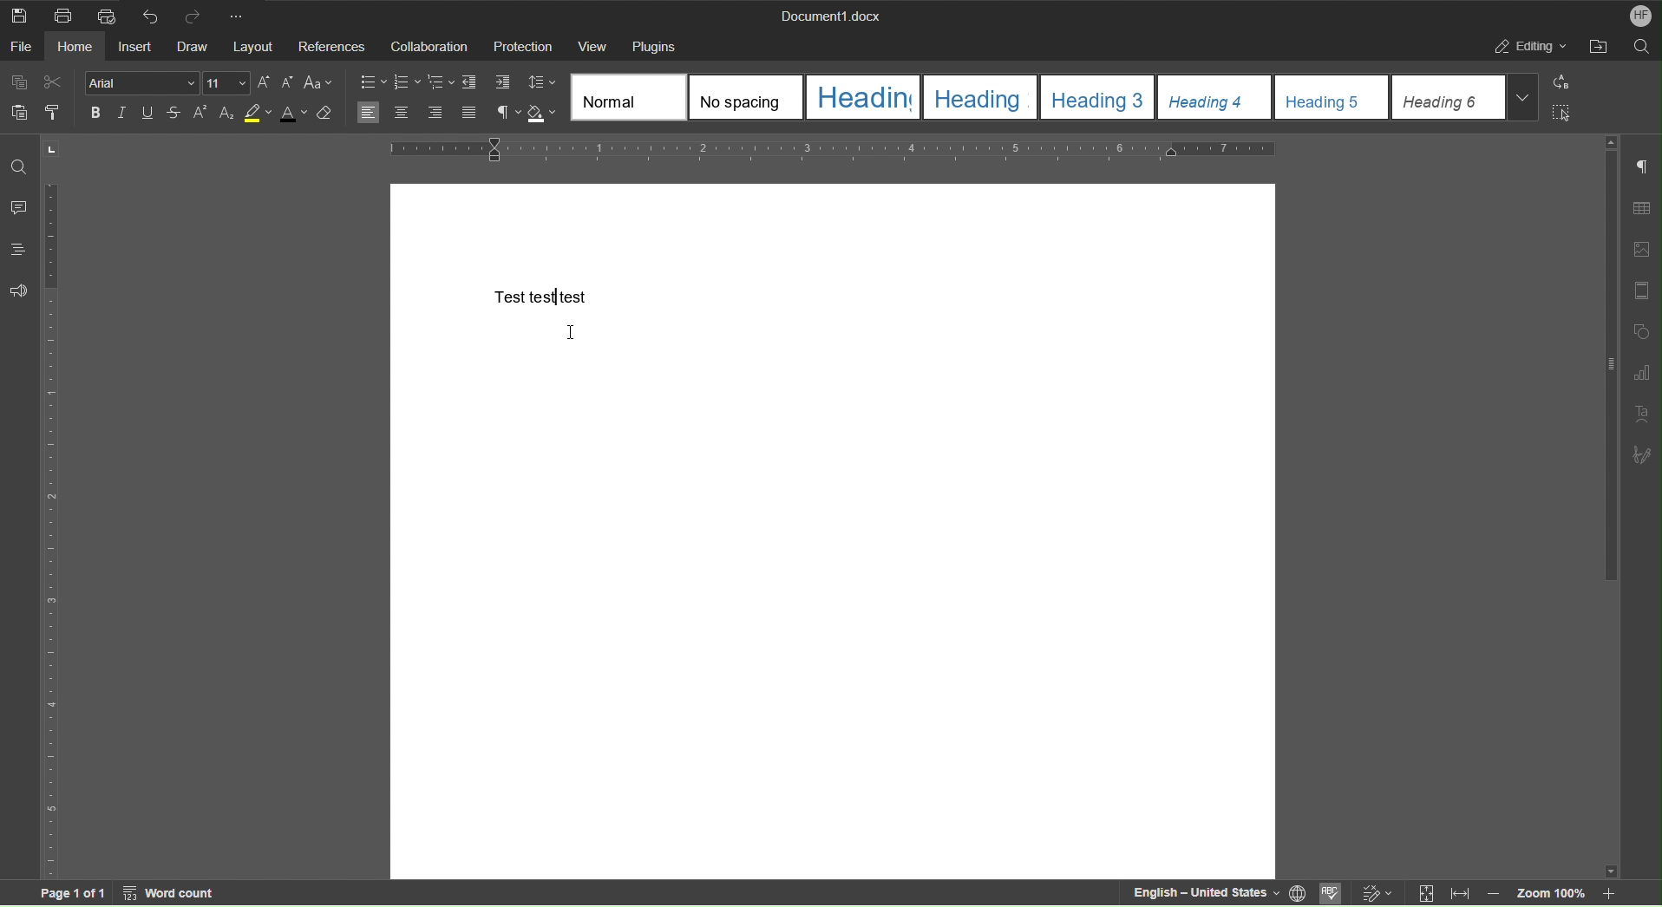 The width and height of the screenshot is (1662, 907). Describe the element at coordinates (1424, 894) in the screenshot. I see `Fit to Screen` at that location.